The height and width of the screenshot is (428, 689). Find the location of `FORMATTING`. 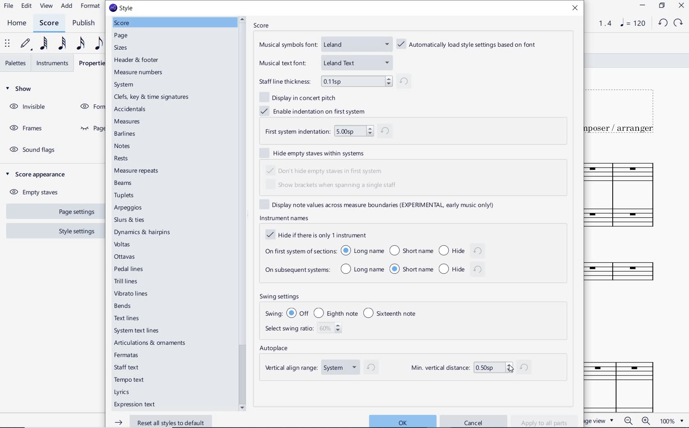

FORMATTING is located at coordinates (90, 107).